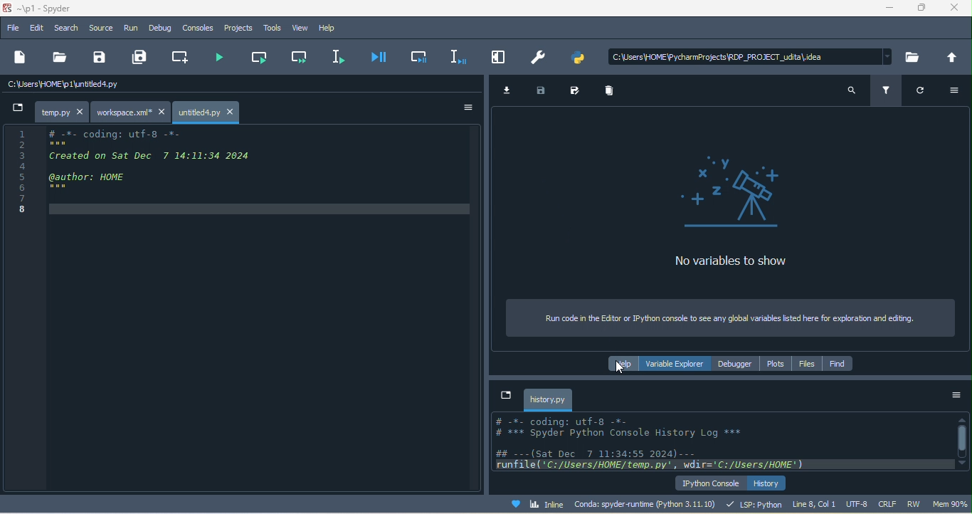  What do you see at coordinates (714, 443) in the screenshot?
I see `text` at bounding box center [714, 443].